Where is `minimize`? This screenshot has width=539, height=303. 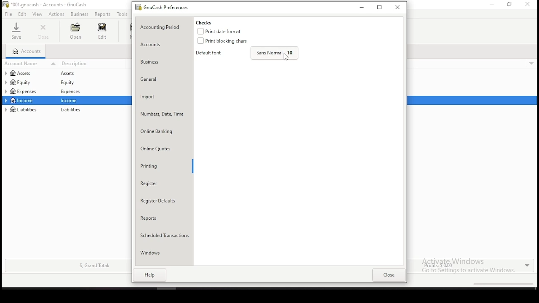 minimize is located at coordinates (491, 4).